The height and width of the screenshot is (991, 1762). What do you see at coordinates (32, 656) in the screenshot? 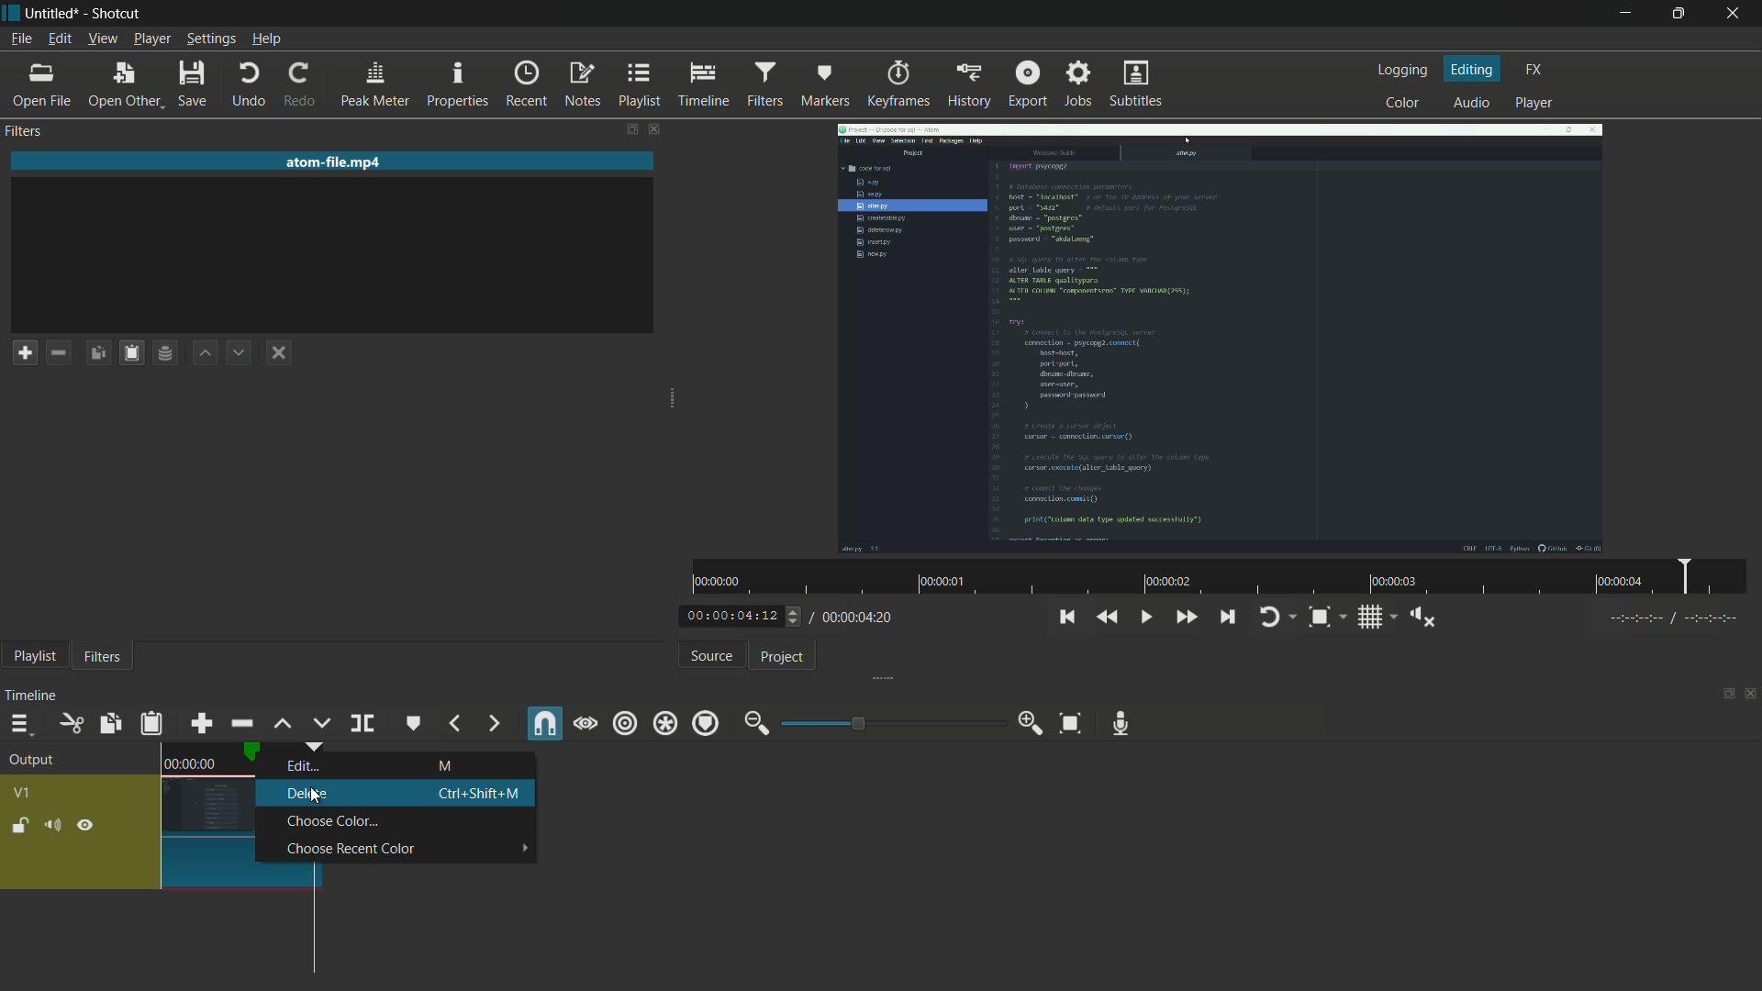
I see `playlist` at bounding box center [32, 656].